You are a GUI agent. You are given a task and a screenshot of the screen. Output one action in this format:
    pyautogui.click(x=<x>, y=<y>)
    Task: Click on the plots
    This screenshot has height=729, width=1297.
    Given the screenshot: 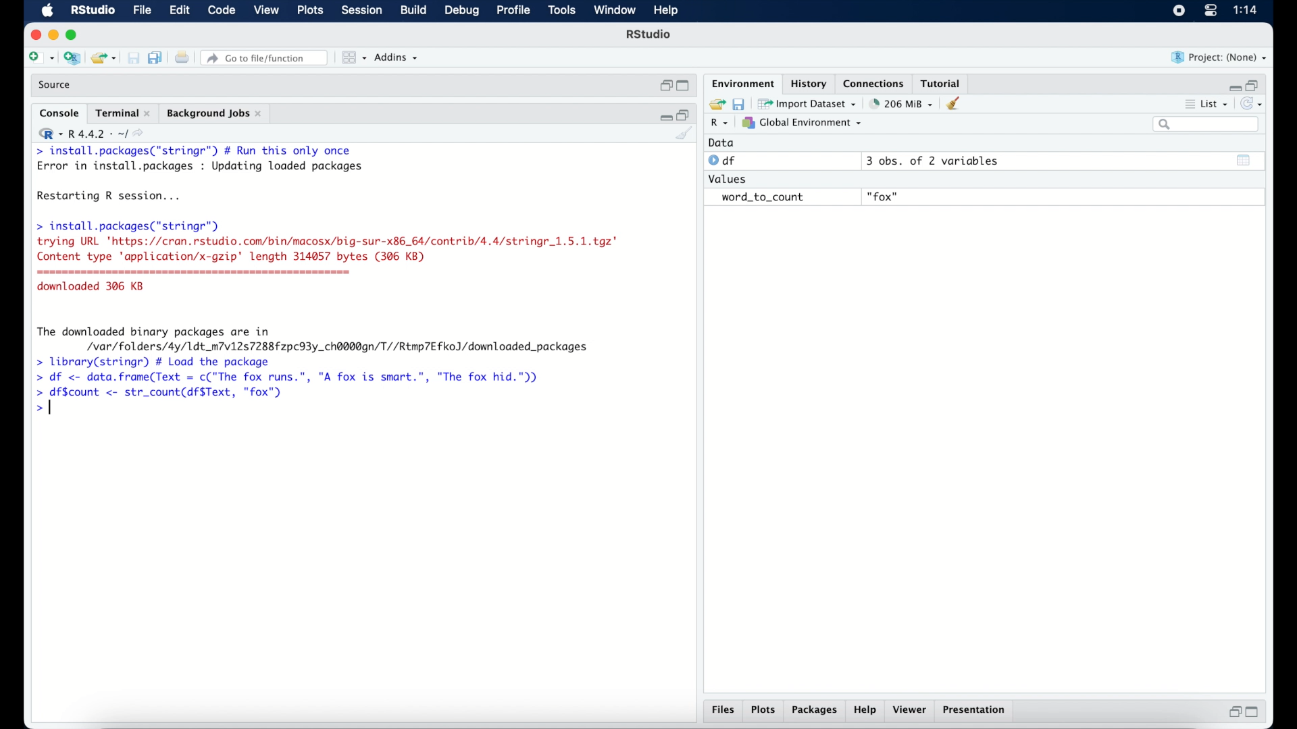 What is the action you would take?
    pyautogui.click(x=763, y=711)
    